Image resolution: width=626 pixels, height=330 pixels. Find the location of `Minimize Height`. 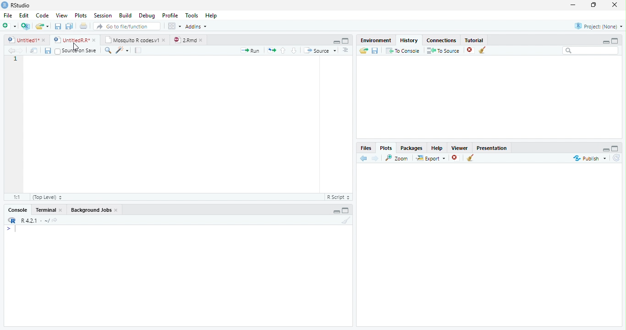

Minimize Height is located at coordinates (605, 42).